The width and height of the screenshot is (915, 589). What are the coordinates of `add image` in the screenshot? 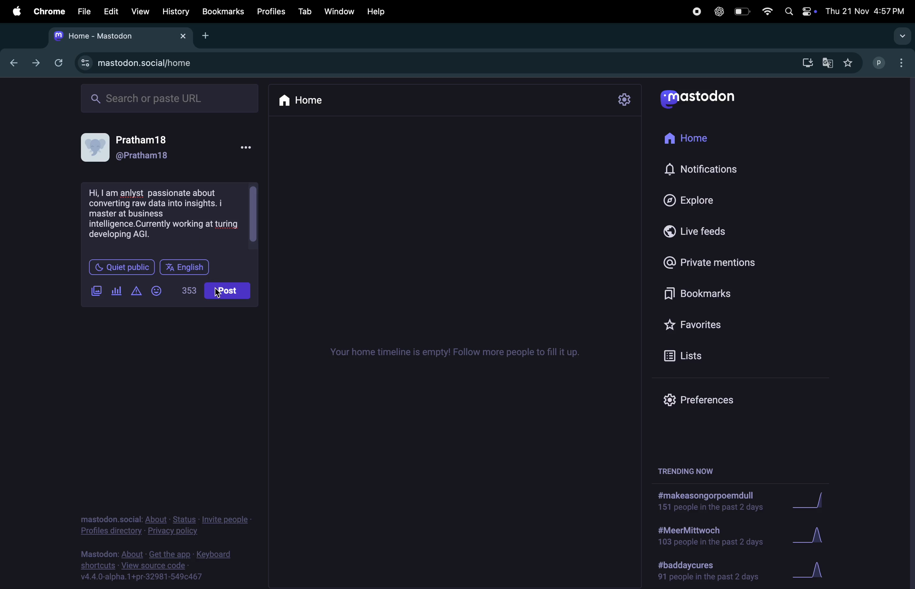 It's located at (96, 291).